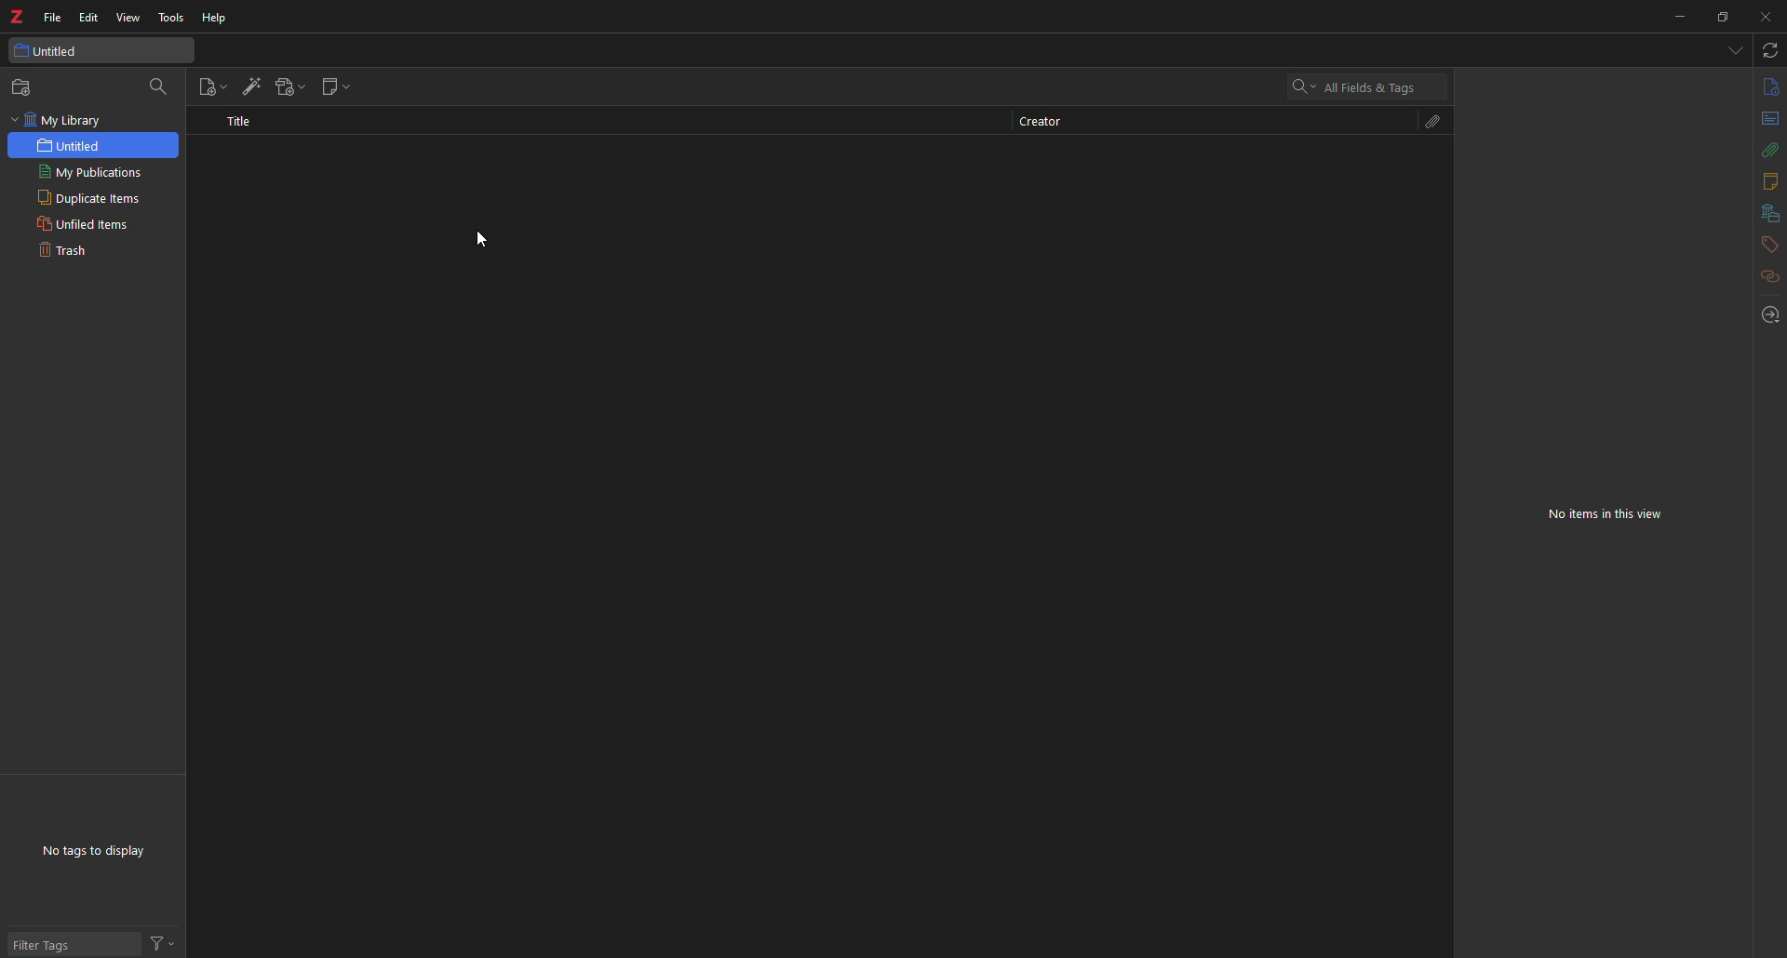  I want to click on actions, so click(162, 941).